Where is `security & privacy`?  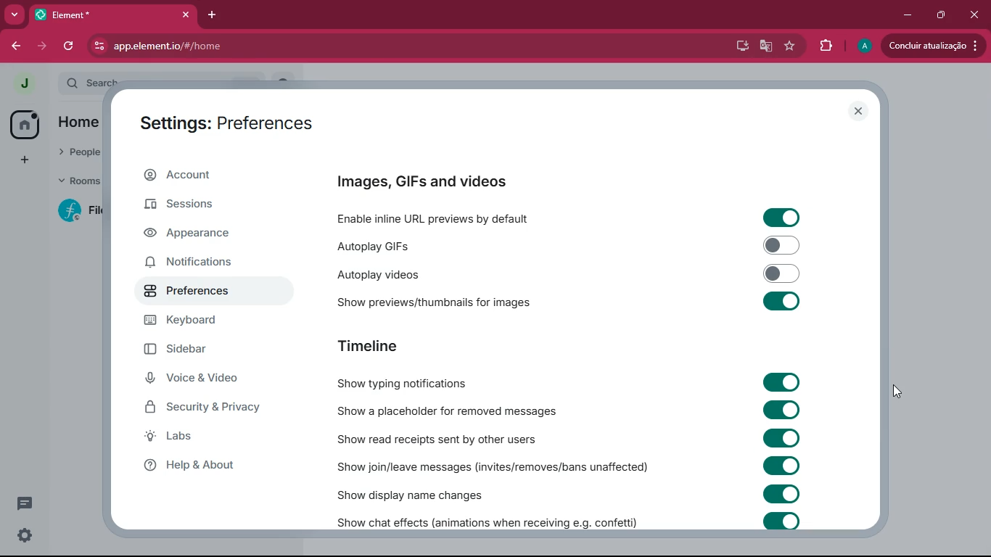 security & privacy is located at coordinates (205, 408).